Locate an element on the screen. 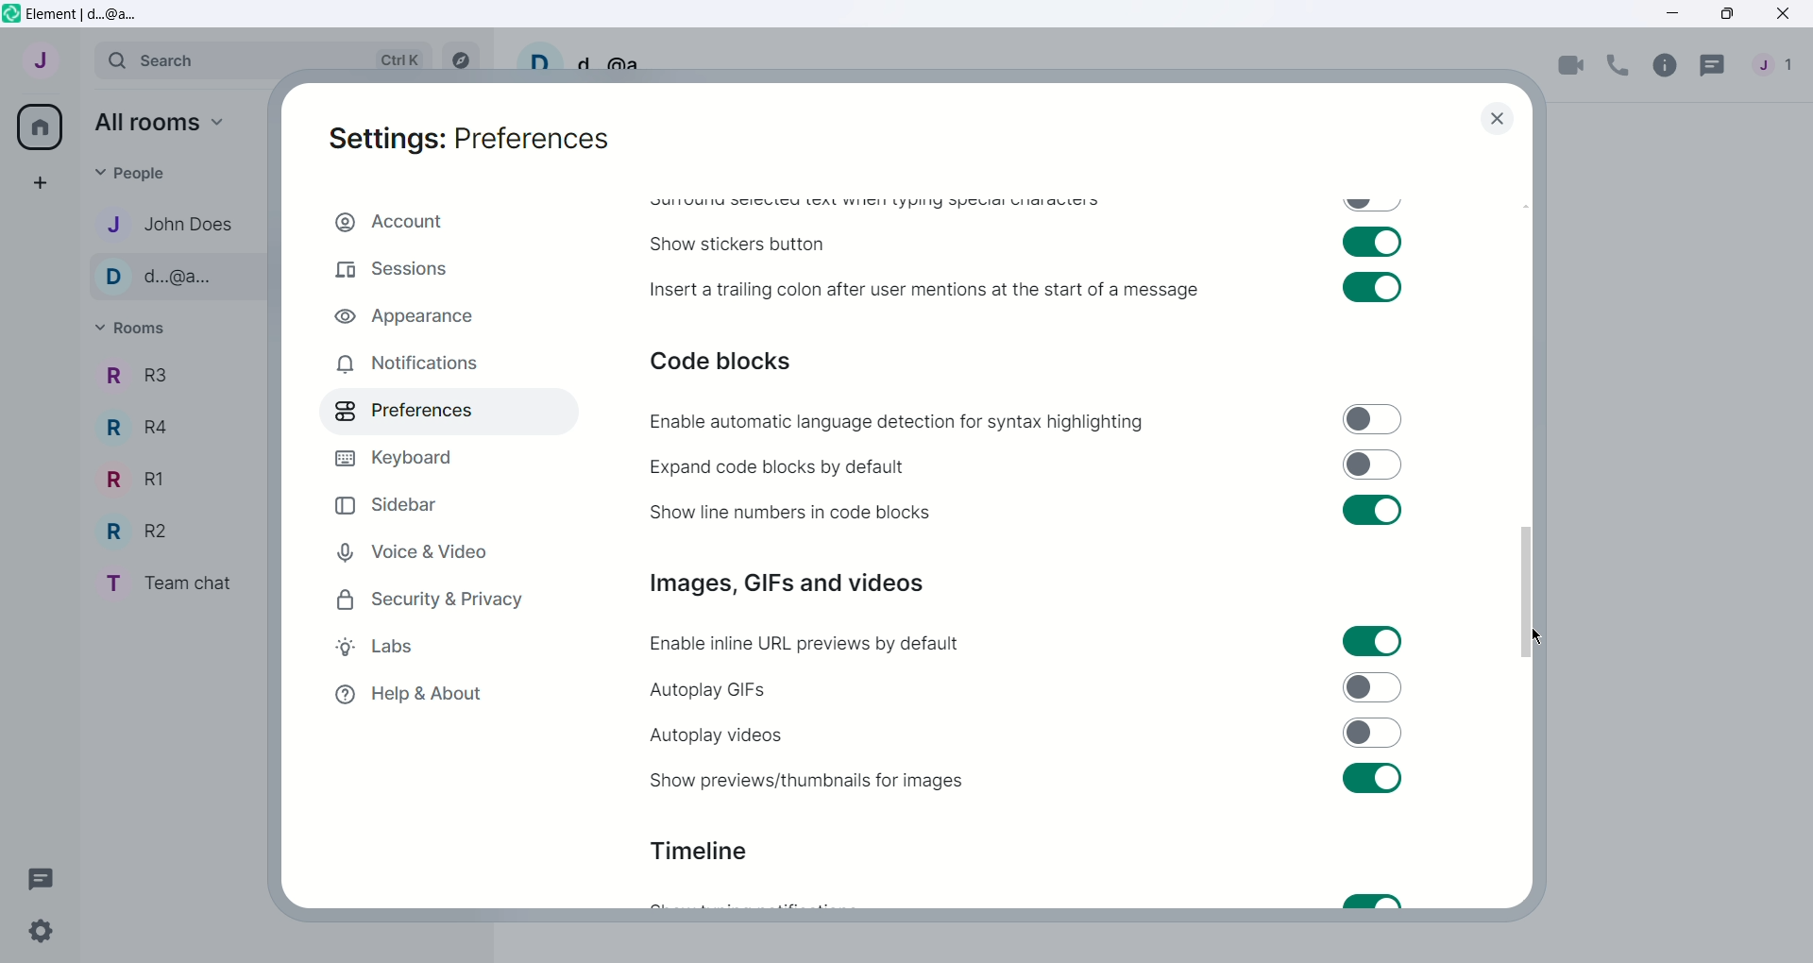 The image size is (1813, 963). All rooms is located at coordinates (38, 127).